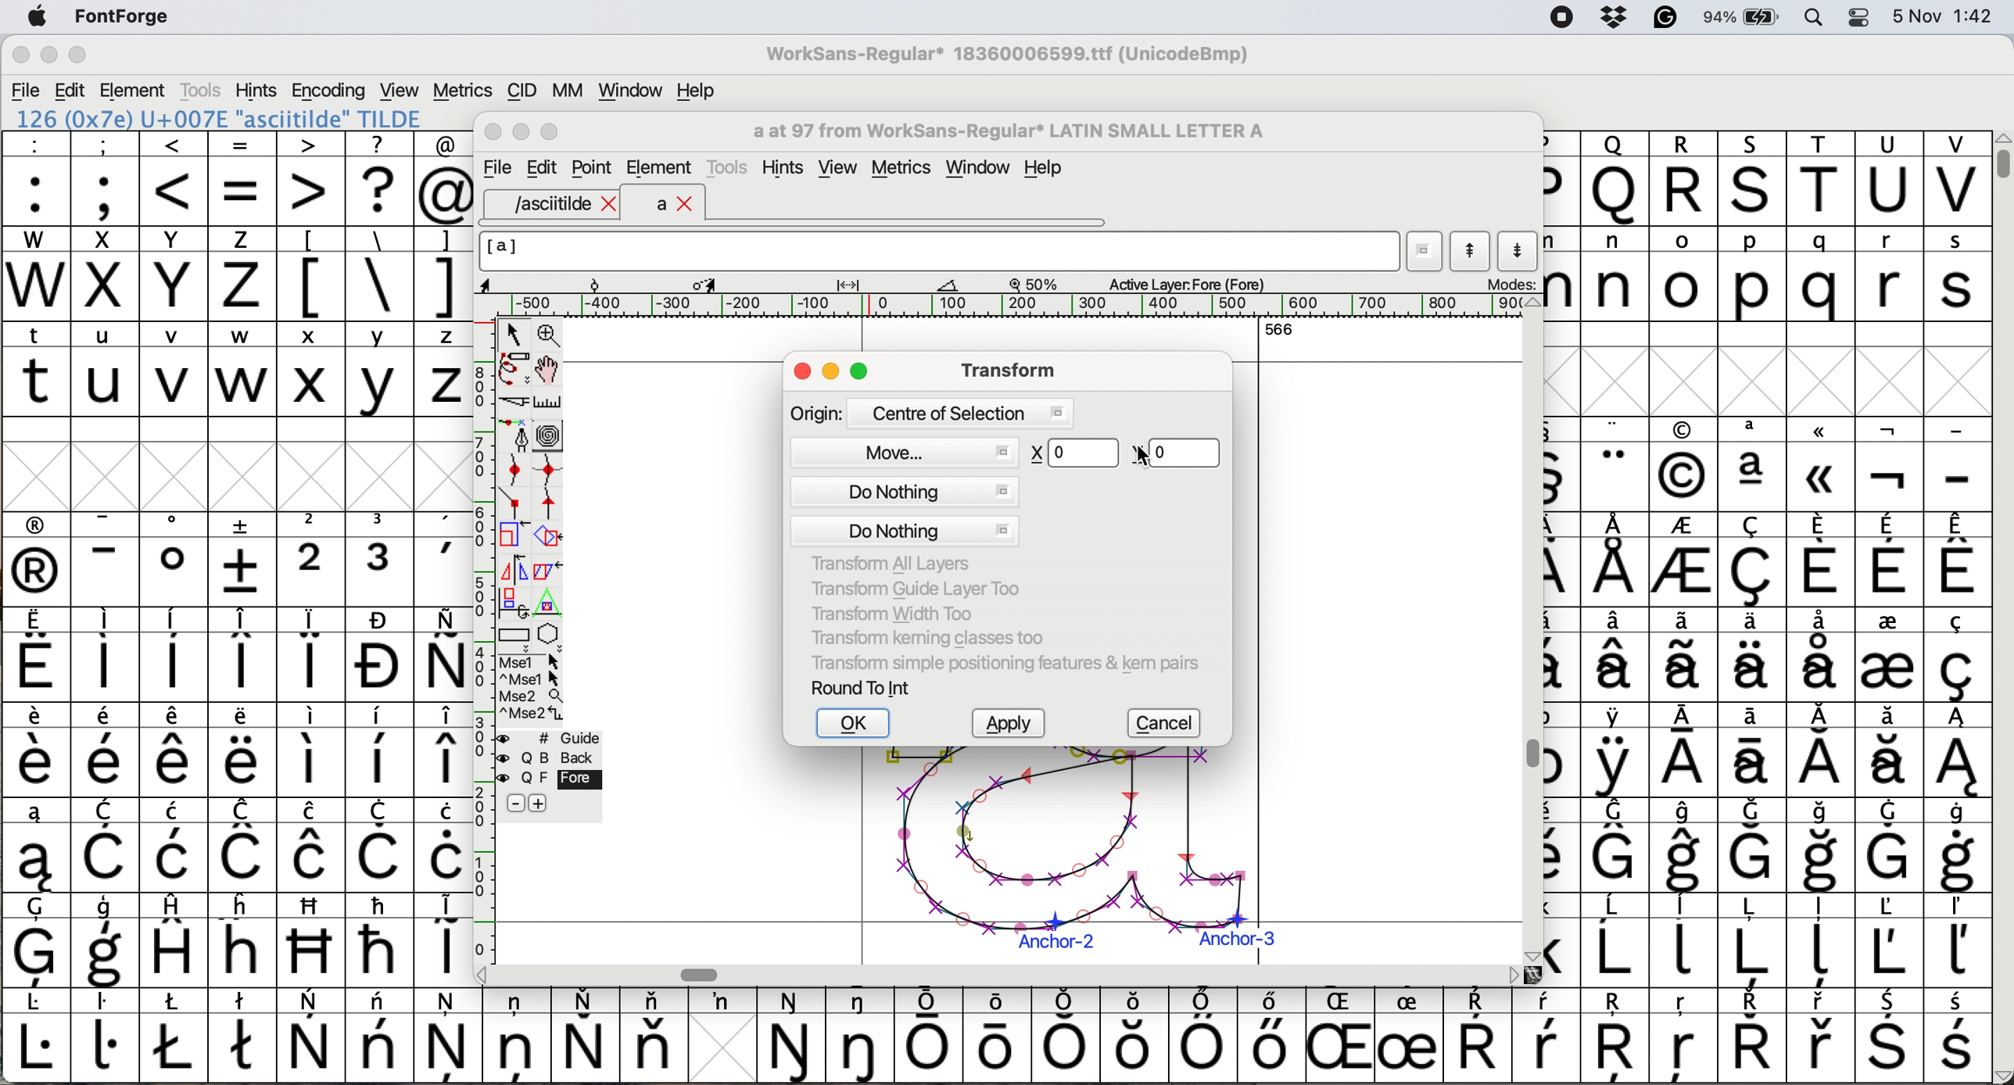  I want to click on element, so click(660, 170).